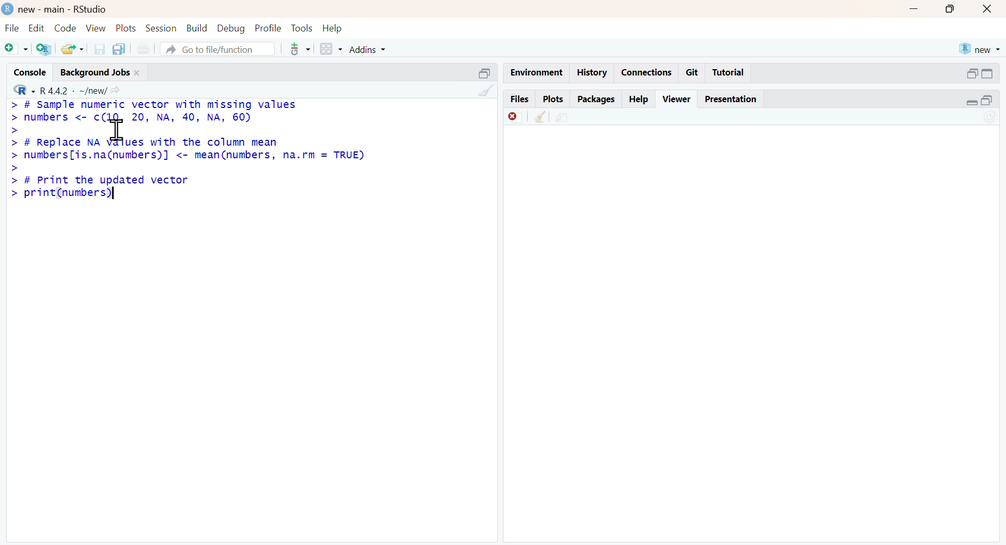 The height and width of the screenshot is (545, 1006). I want to click on go to file/function, so click(218, 49).